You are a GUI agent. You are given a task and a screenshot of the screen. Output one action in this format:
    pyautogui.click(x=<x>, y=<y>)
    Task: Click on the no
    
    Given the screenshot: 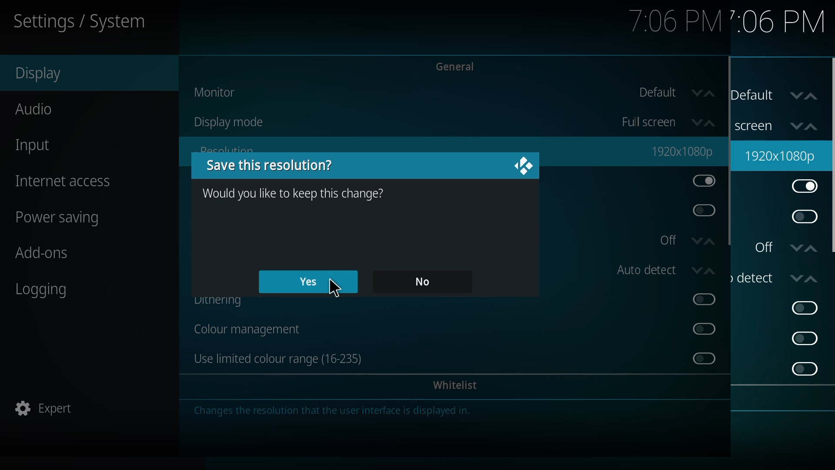 What is the action you would take?
    pyautogui.click(x=424, y=282)
    